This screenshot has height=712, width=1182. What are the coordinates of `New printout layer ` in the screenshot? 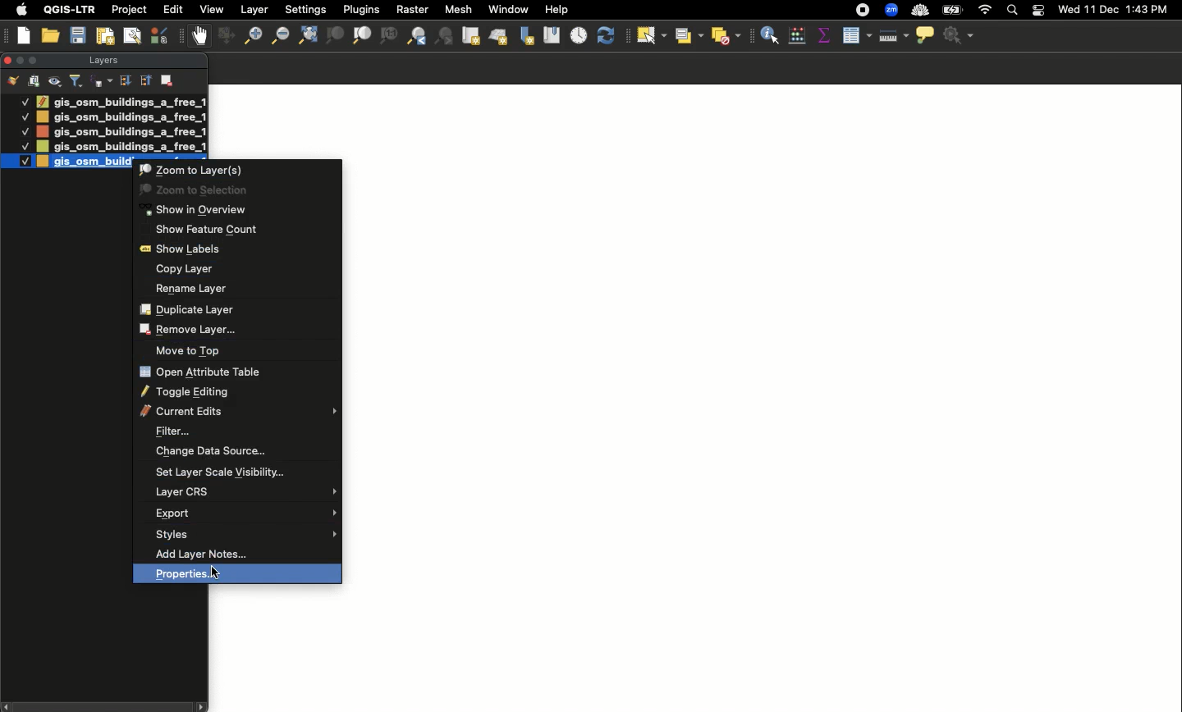 It's located at (105, 36).